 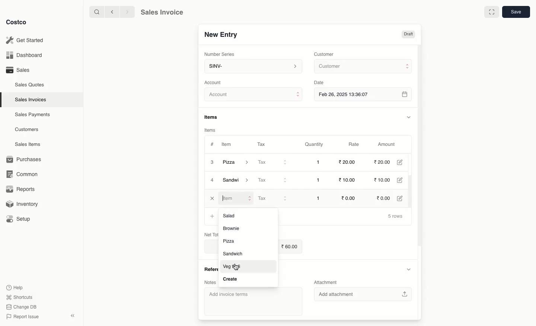 What do you see at coordinates (17, 70) in the screenshot?
I see `Sales` at bounding box center [17, 70].